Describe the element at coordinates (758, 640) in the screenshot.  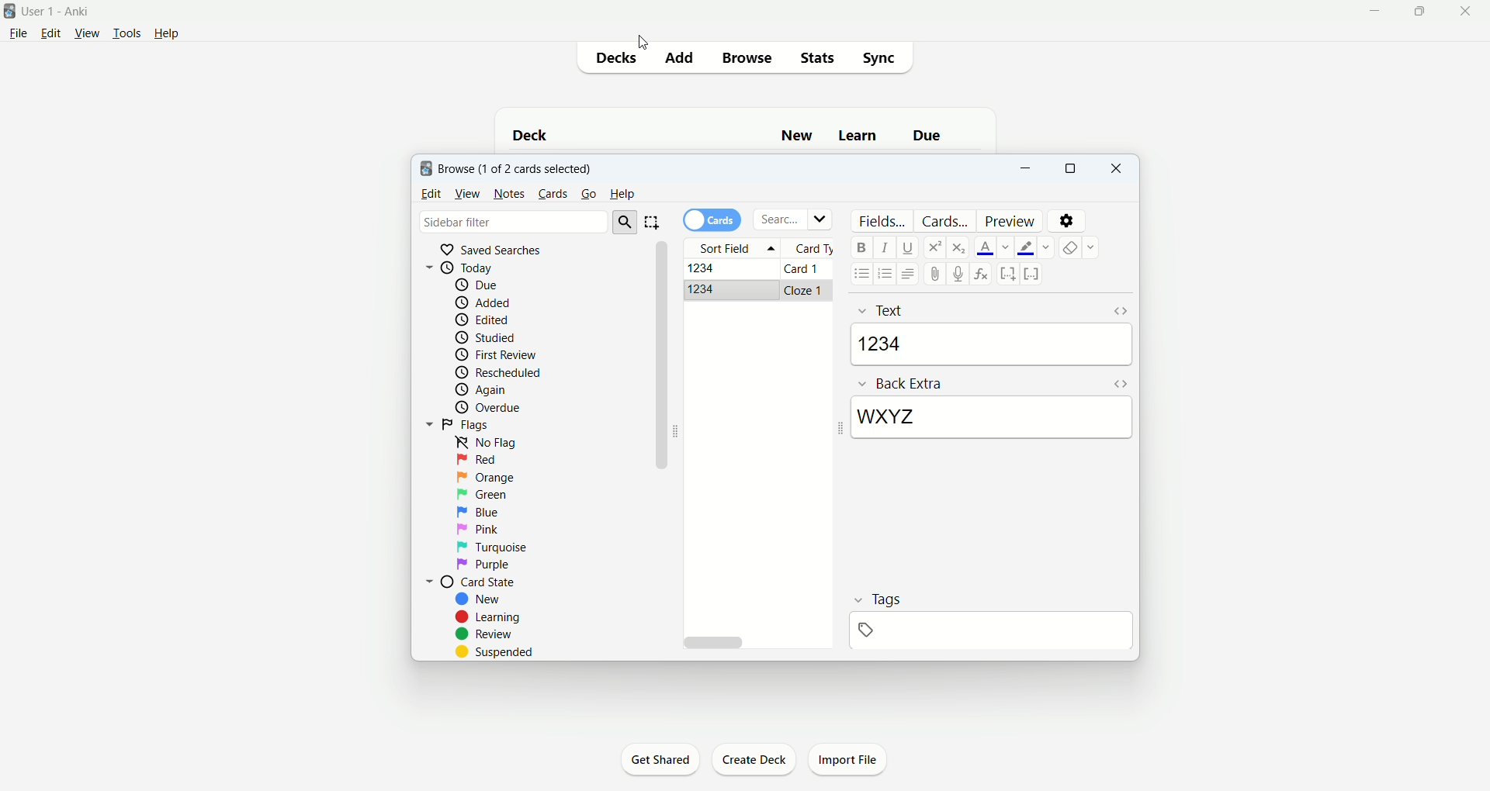
I see `horizontal scroll bar` at that location.